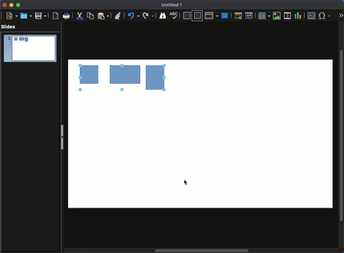 The image size is (344, 253). Describe the element at coordinates (287, 15) in the screenshot. I see `Insert audio or video` at that location.